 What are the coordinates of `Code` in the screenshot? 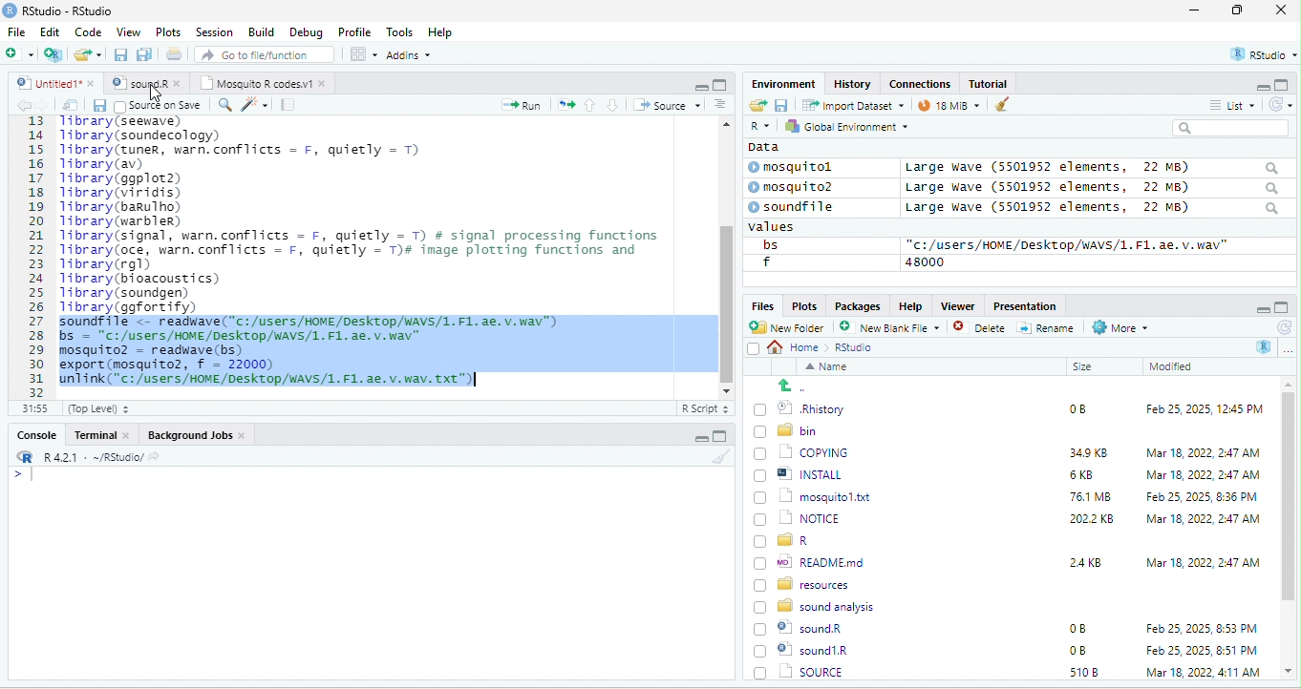 It's located at (89, 31).